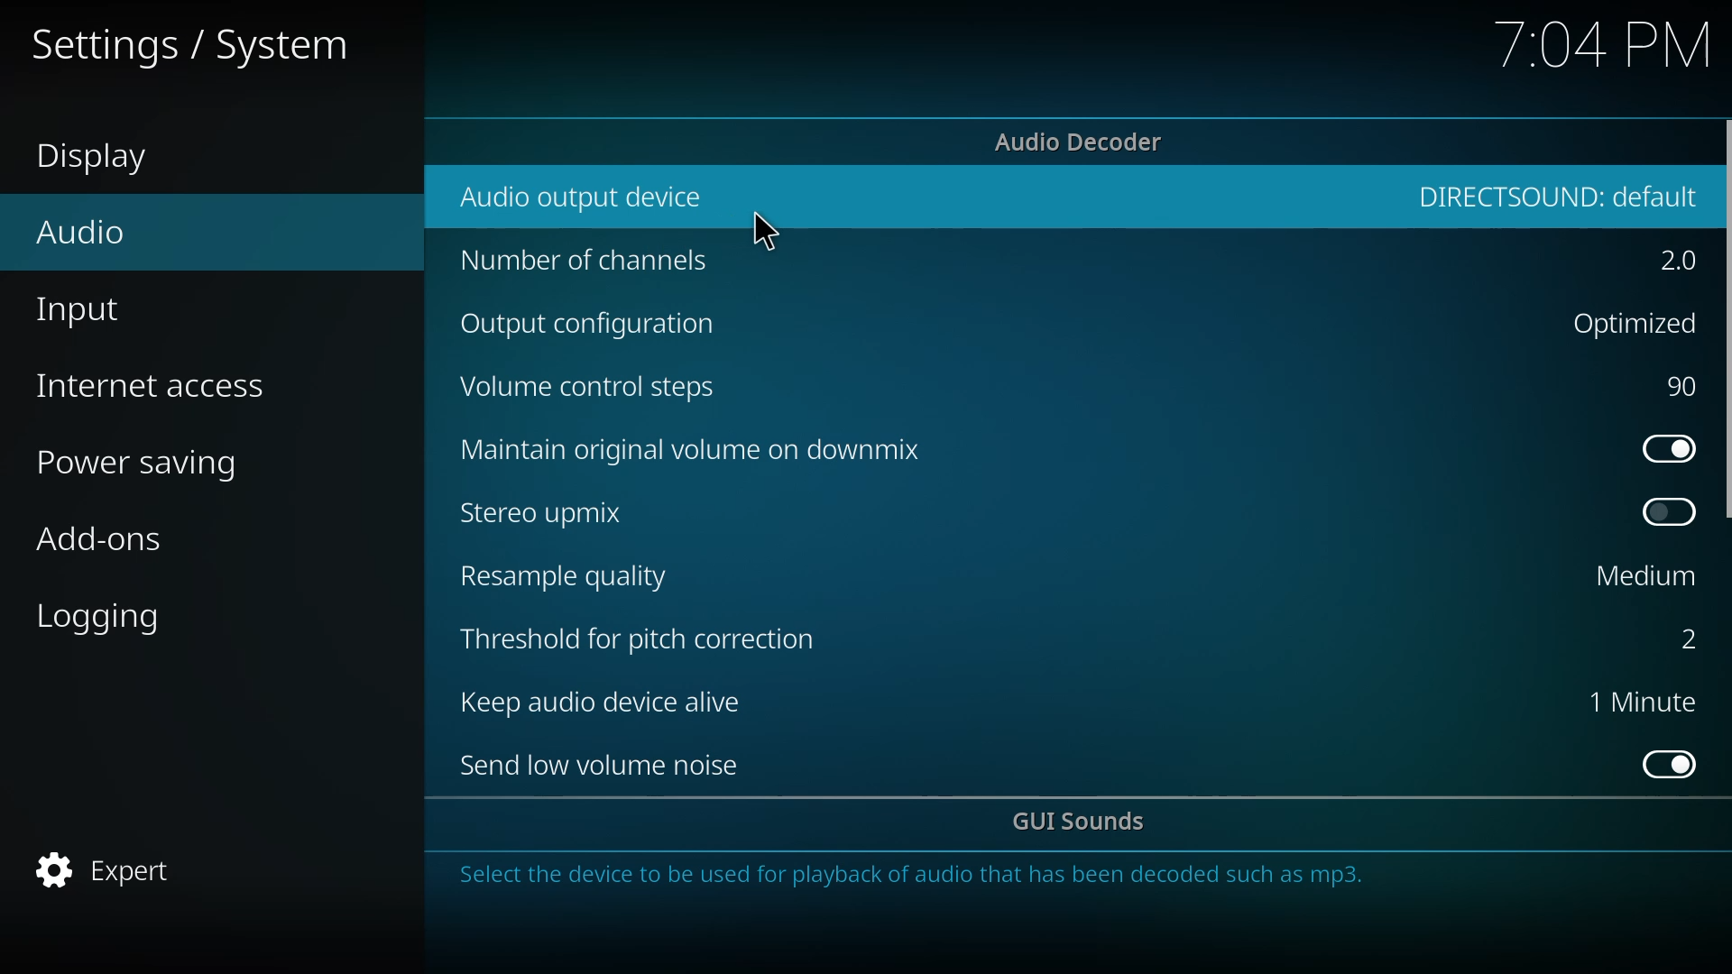  Describe the element at coordinates (1680, 262) in the screenshot. I see `2` at that location.